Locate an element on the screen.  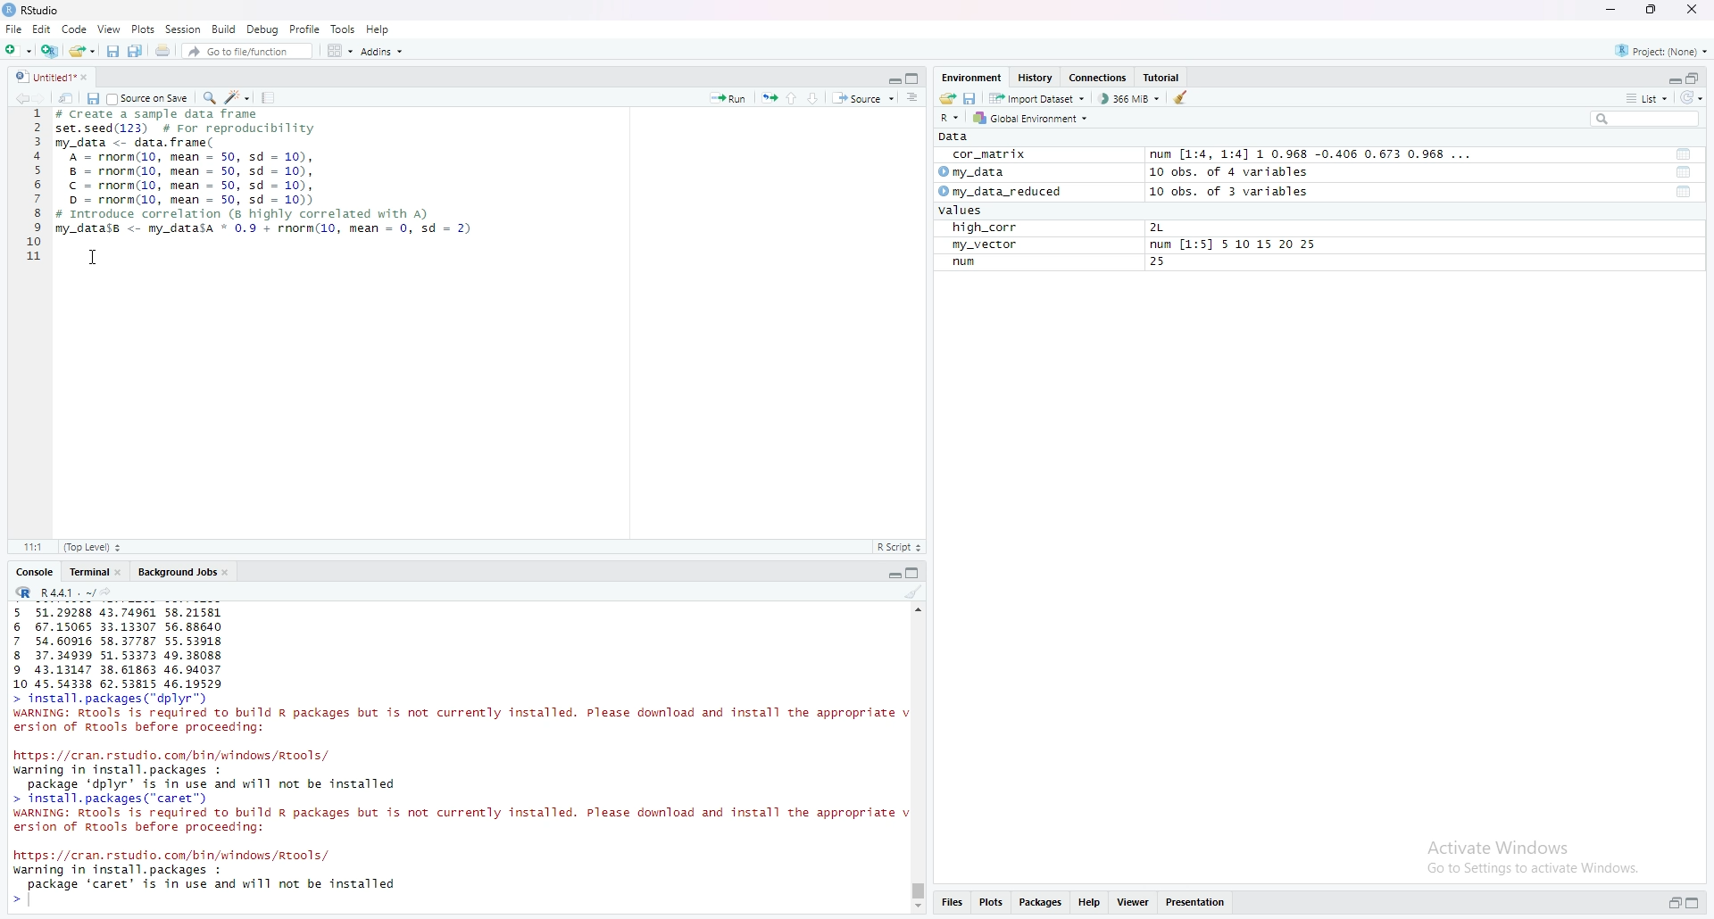
R is located at coordinates (950, 118).